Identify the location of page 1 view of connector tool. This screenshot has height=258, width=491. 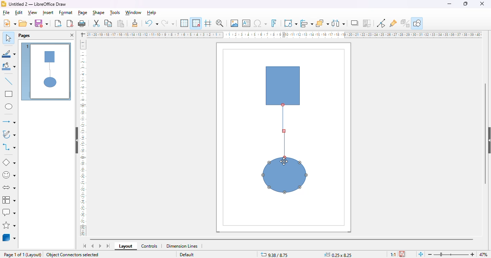
(46, 72).